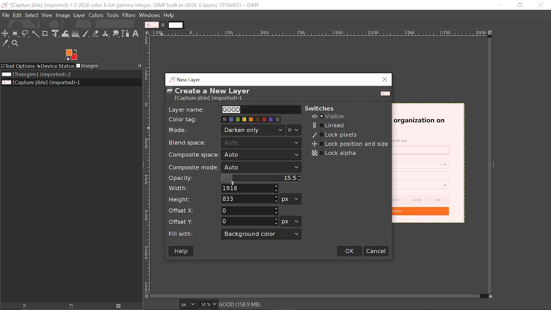 This screenshot has width=551, height=310. What do you see at coordinates (80, 15) in the screenshot?
I see `Layer` at bounding box center [80, 15].